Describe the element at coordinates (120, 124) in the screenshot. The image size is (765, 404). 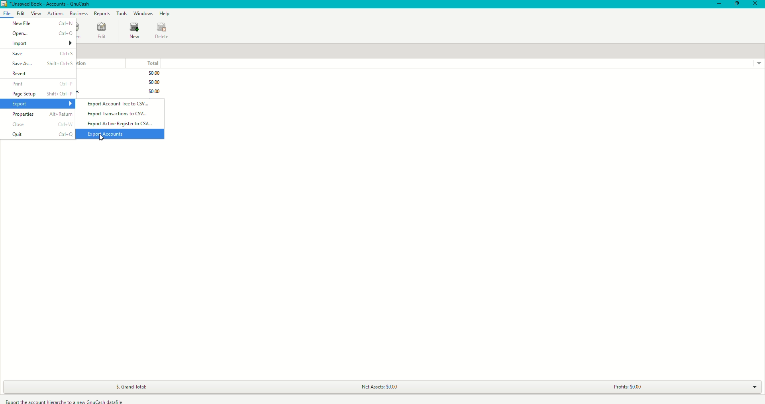
I see `Export Active Register` at that location.